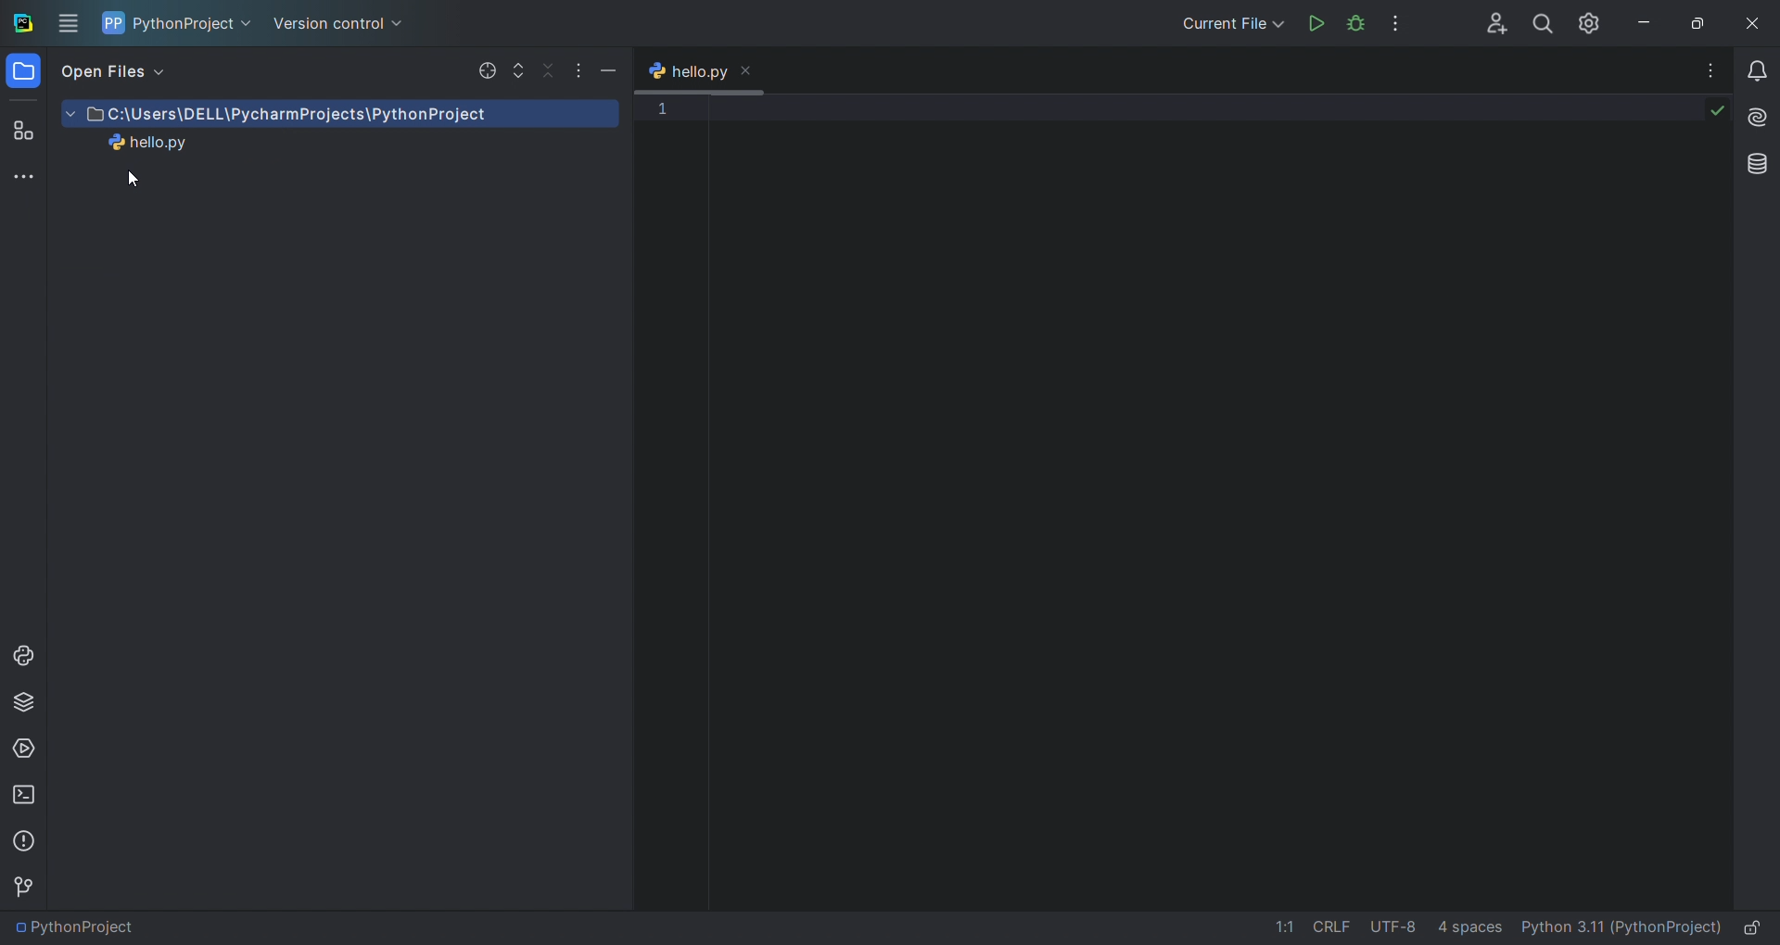 The width and height of the screenshot is (1780, 945). I want to click on add collab, so click(1487, 24).